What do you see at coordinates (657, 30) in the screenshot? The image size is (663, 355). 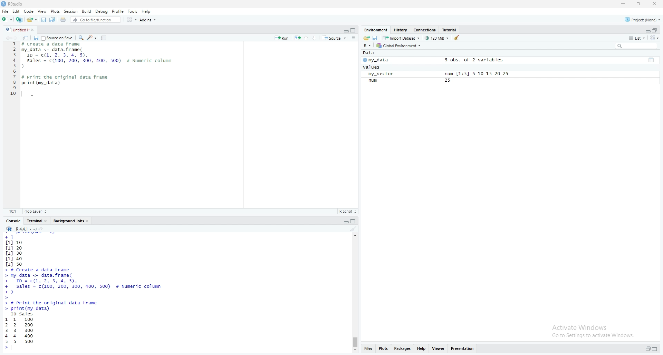 I see `maximize` at bounding box center [657, 30].